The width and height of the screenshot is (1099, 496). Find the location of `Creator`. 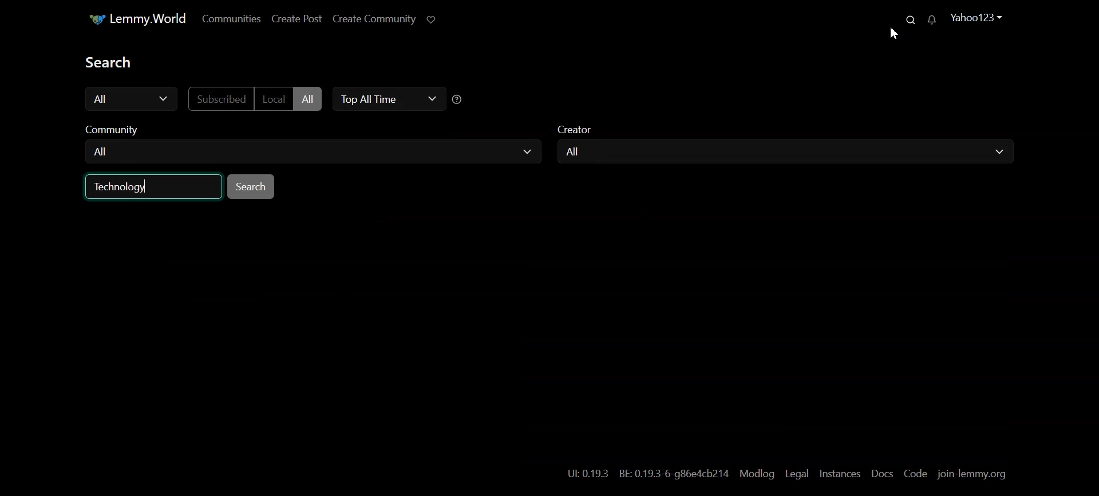

Creator is located at coordinates (579, 129).